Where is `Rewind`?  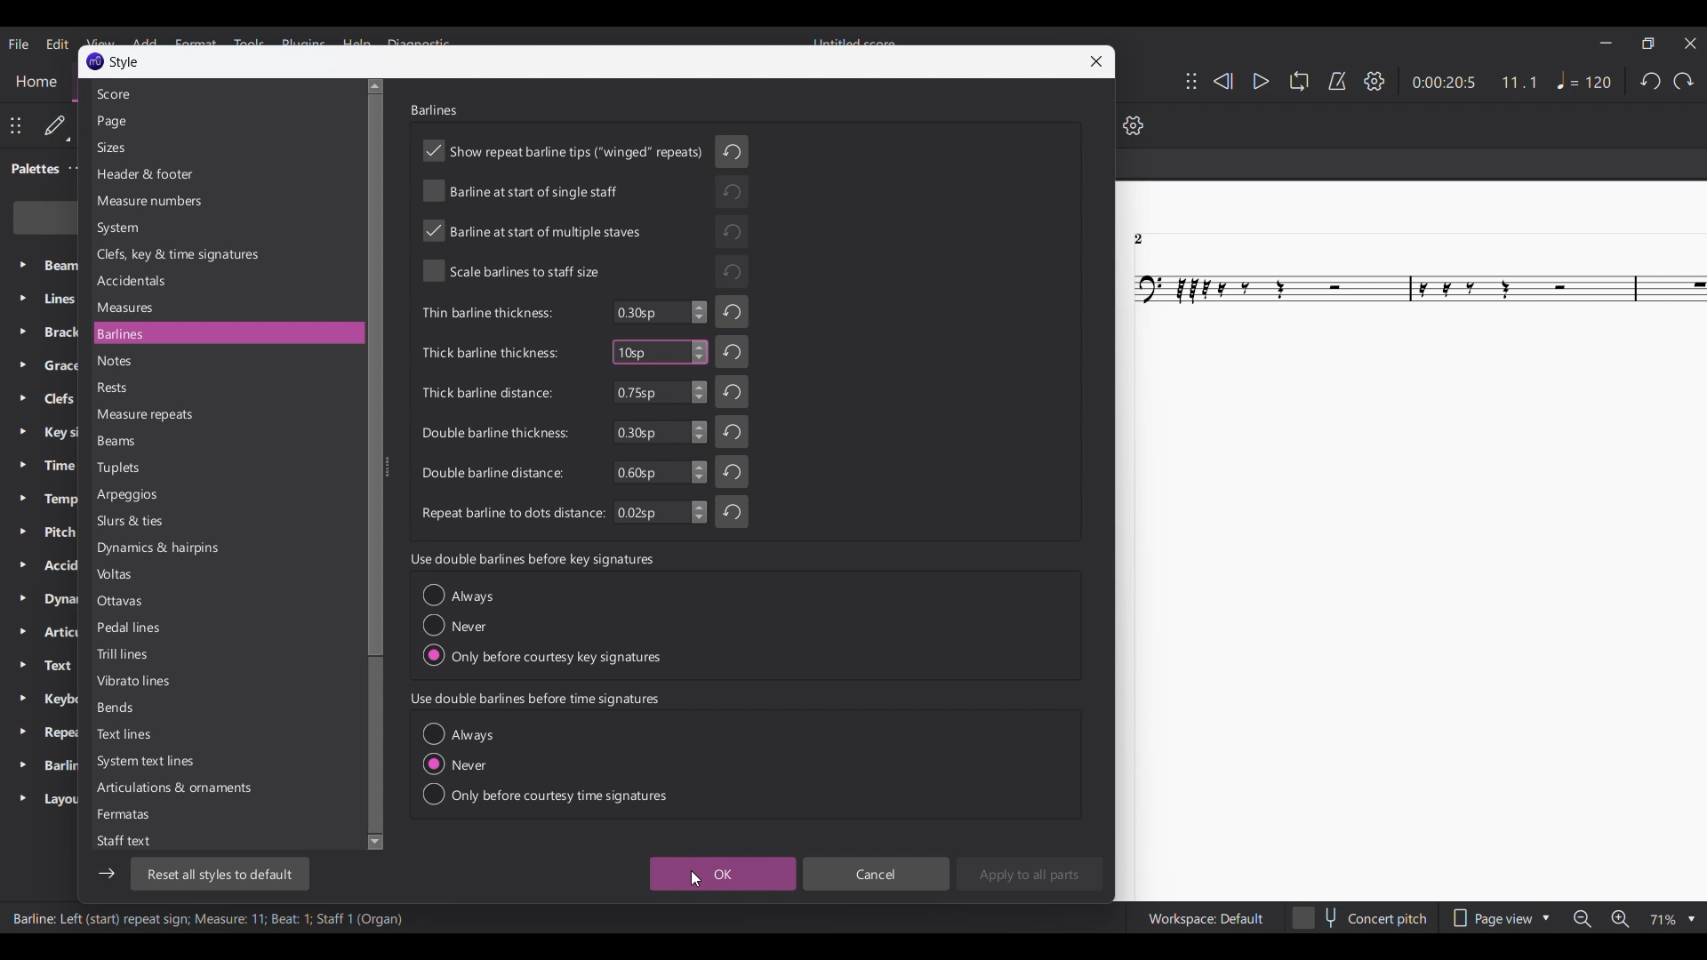 Rewind is located at coordinates (1223, 81).